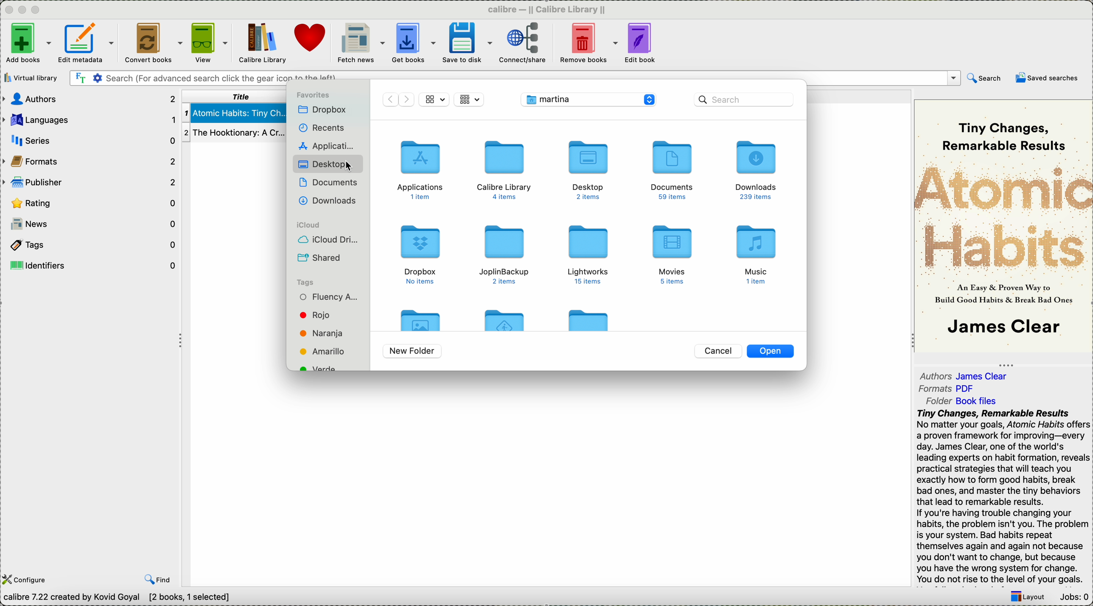  I want to click on Calibre library, so click(261, 42).